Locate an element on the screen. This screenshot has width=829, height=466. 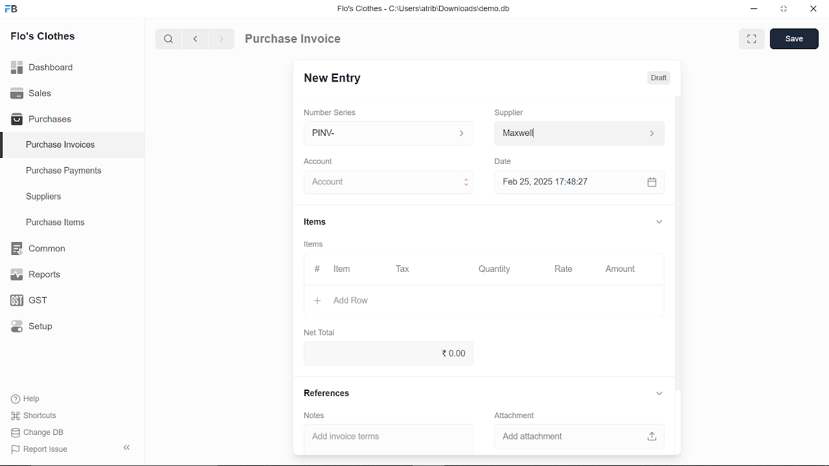
Purchase Invoice is located at coordinates (295, 40).